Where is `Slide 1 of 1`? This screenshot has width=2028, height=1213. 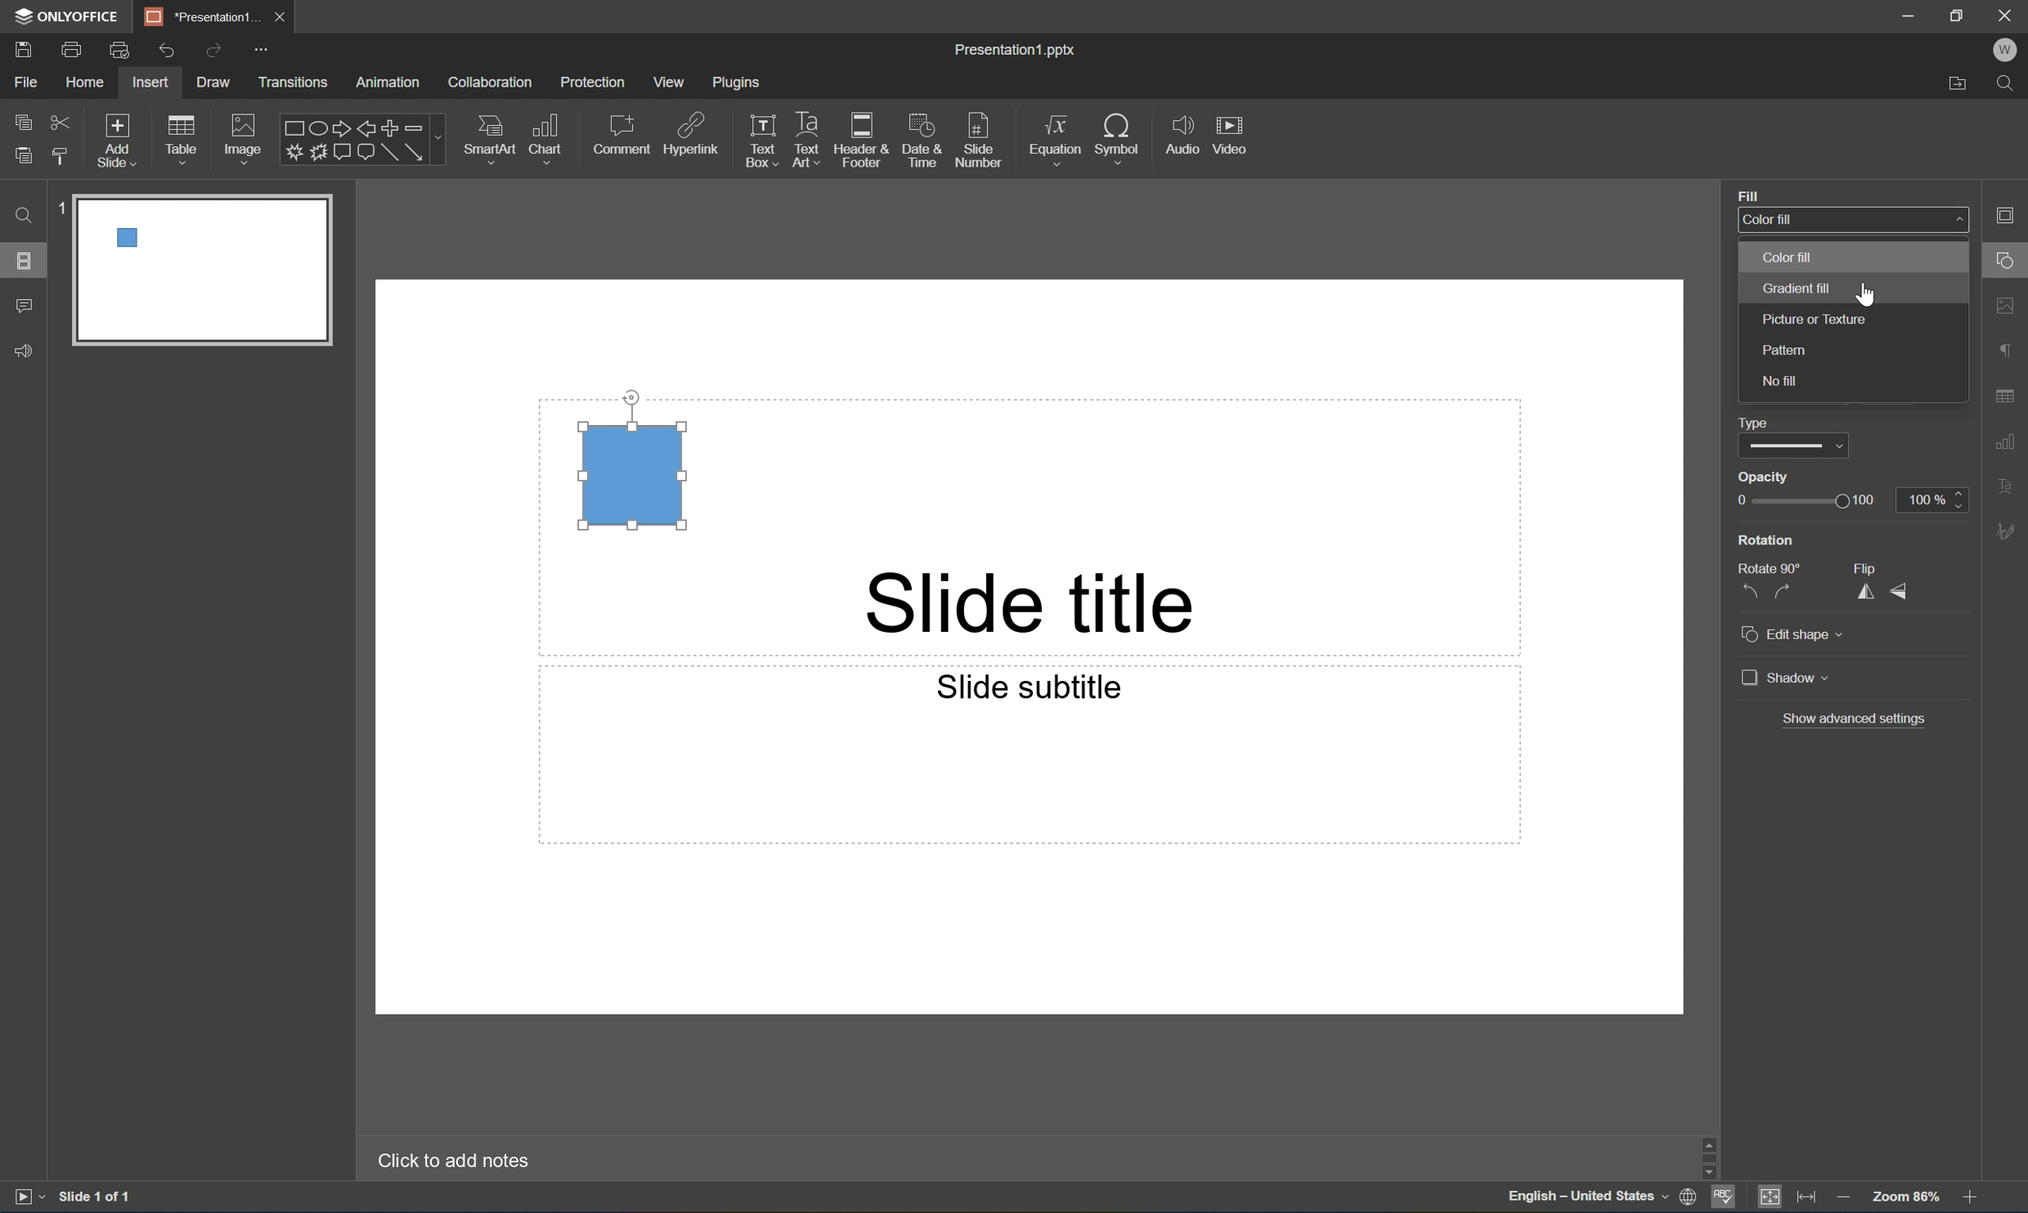 Slide 1 of 1 is located at coordinates (96, 1195).